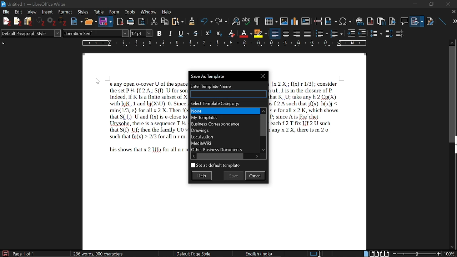  I want to click on Strike through, so click(196, 33).